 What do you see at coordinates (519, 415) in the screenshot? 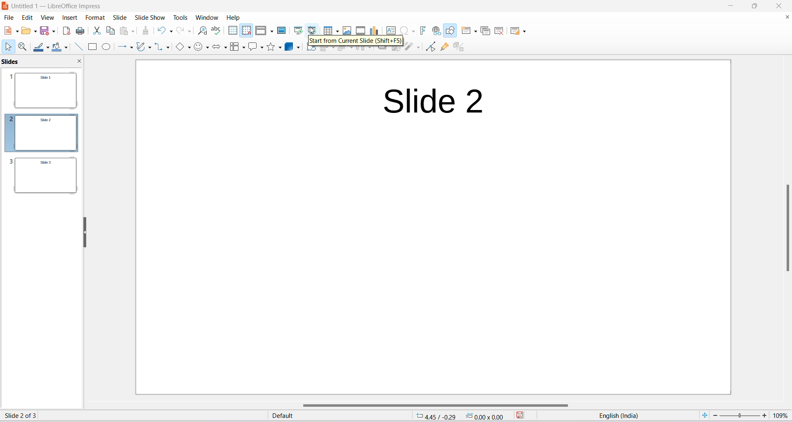
I see `save` at bounding box center [519, 415].